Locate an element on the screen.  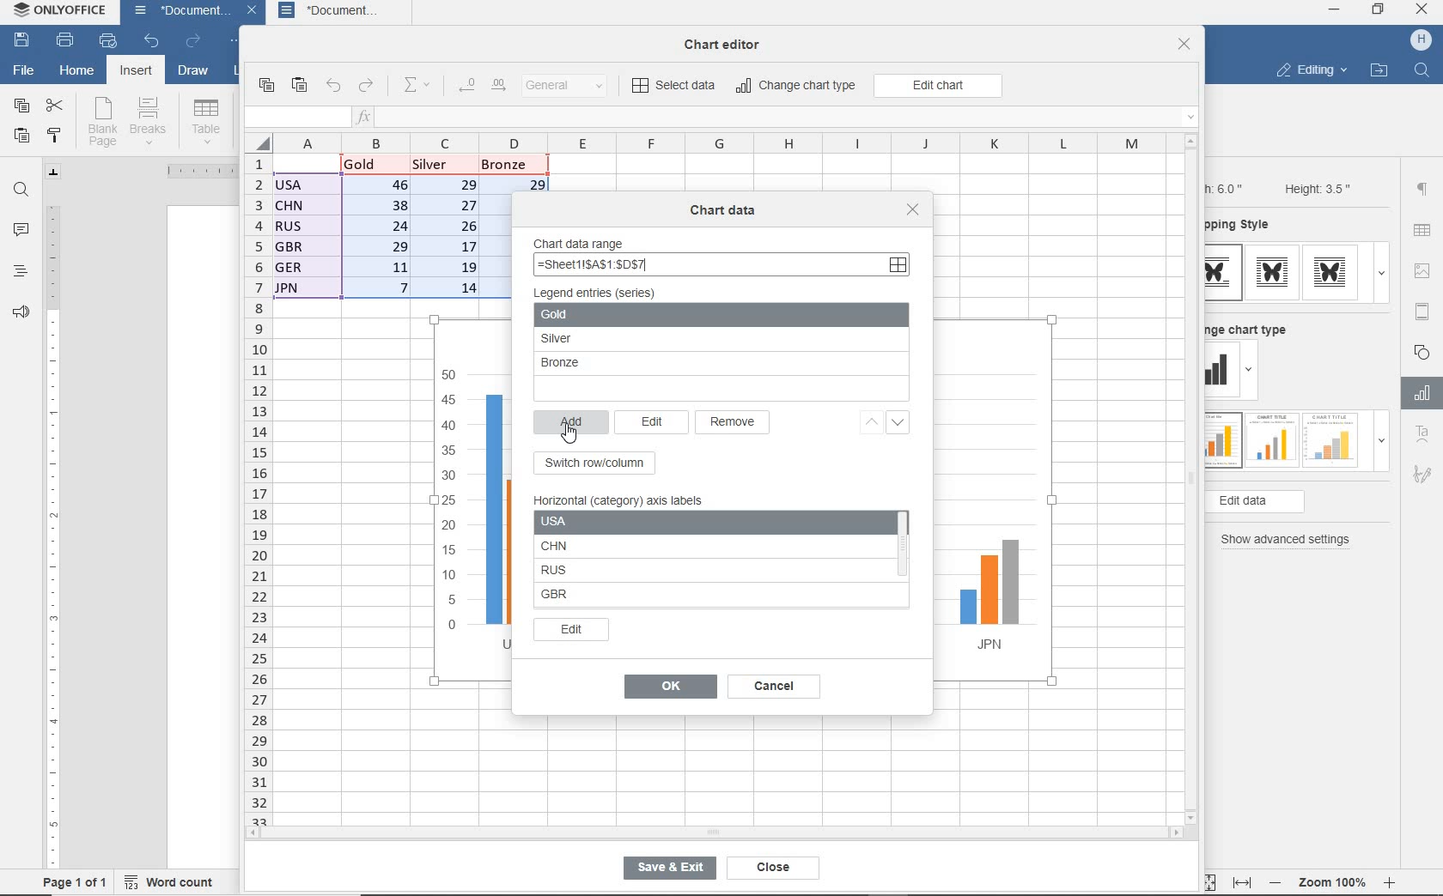
zoom 100% is located at coordinates (1336, 880).